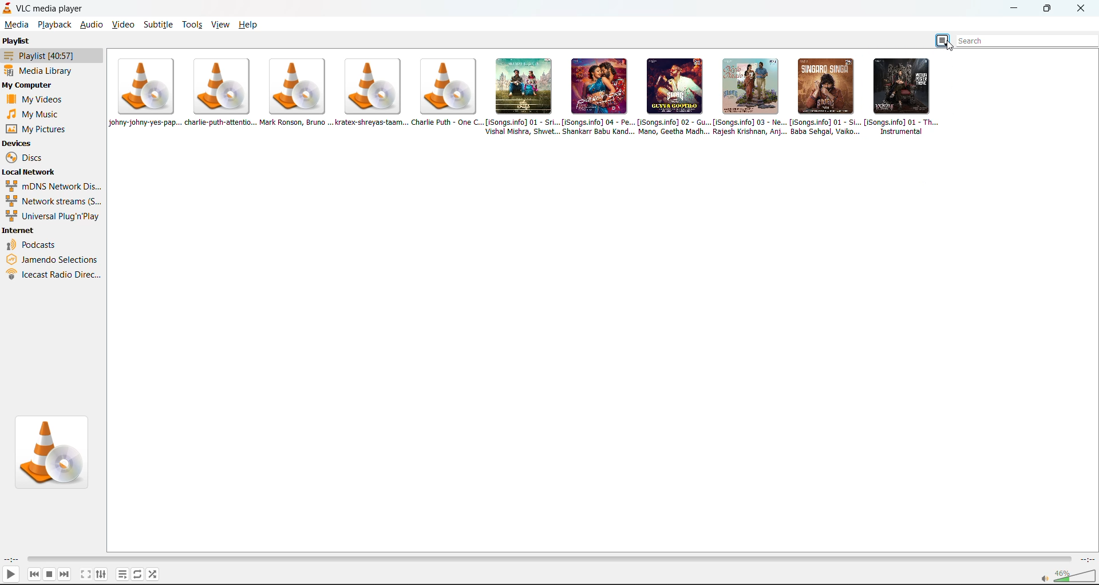 This screenshot has height=585, width=1099. Describe the element at coordinates (220, 92) in the screenshot. I see `track title and preview` at that location.